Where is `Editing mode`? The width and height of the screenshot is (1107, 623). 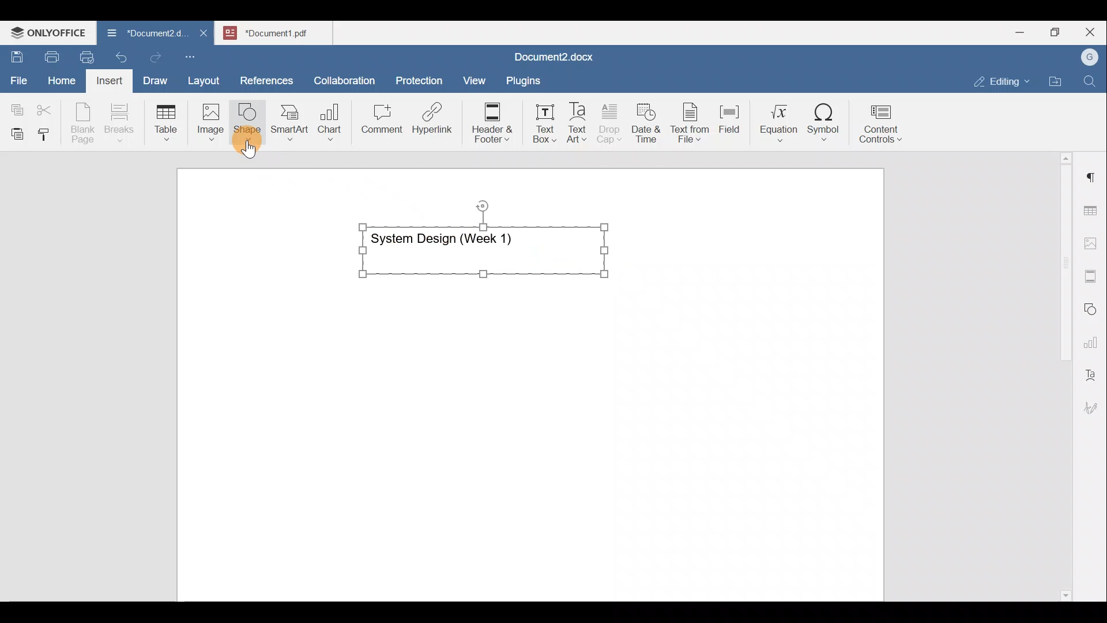 Editing mode is located at coordinates (1002, 79).